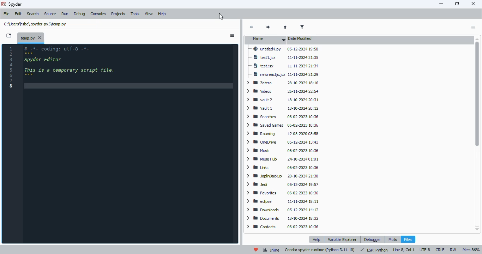  What do you see at coordinates (7, 14) in the screenshot?
I see `file` at bounding box center [7, 14].